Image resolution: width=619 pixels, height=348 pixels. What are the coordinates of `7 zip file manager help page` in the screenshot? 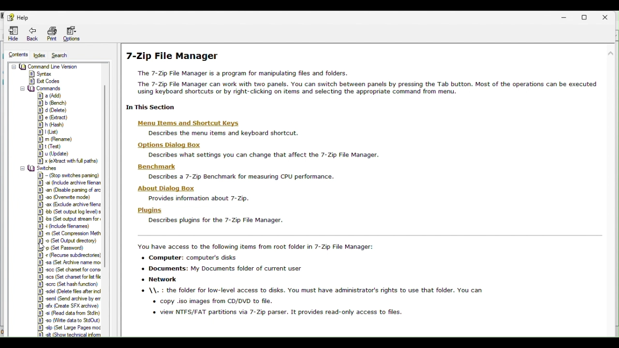 It's located at (363, 77).